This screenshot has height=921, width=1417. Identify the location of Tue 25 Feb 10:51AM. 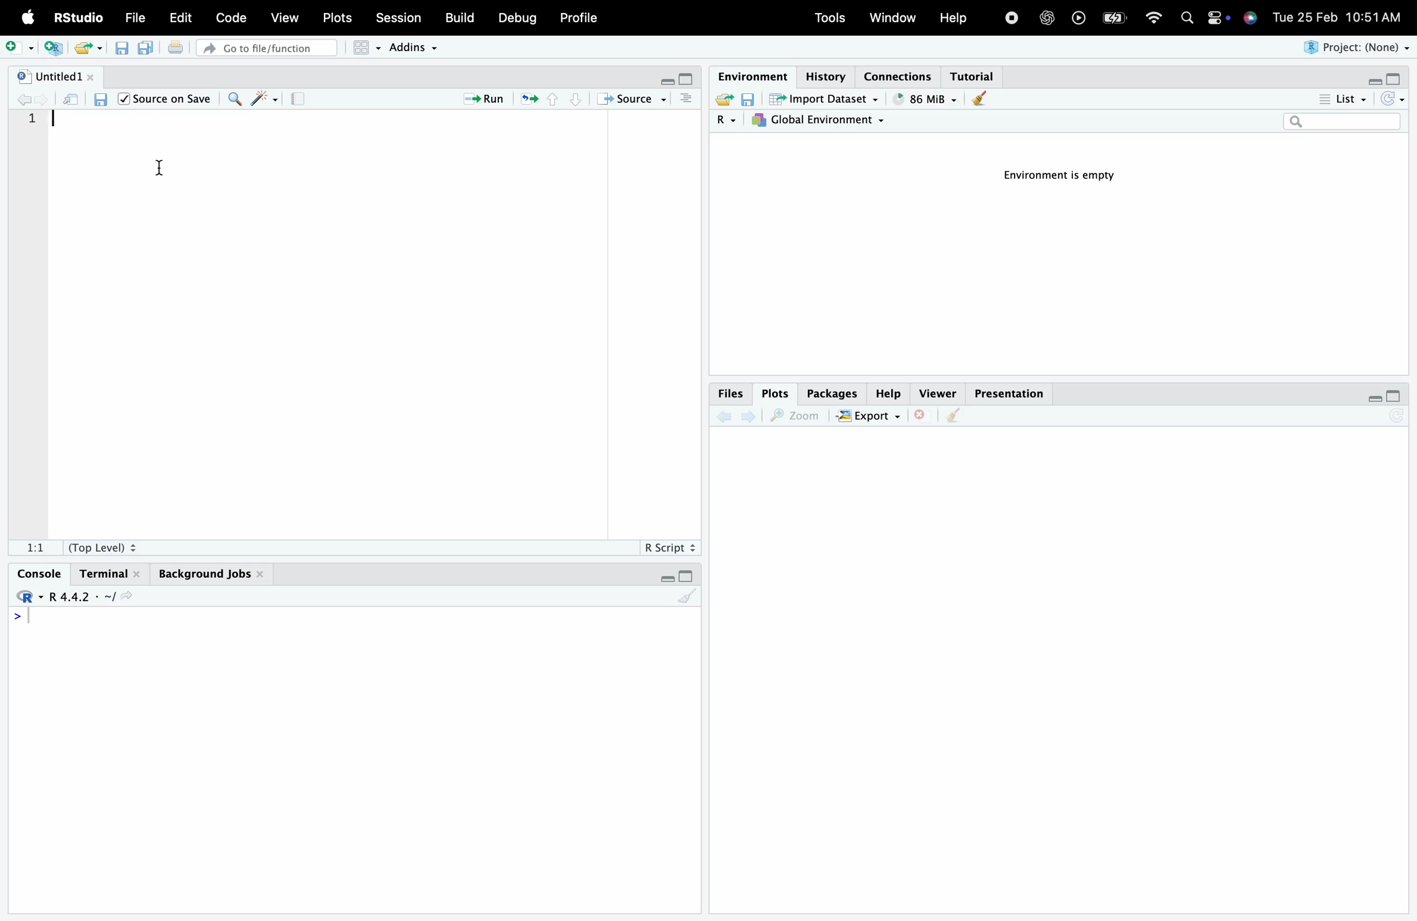
(1342, 17).